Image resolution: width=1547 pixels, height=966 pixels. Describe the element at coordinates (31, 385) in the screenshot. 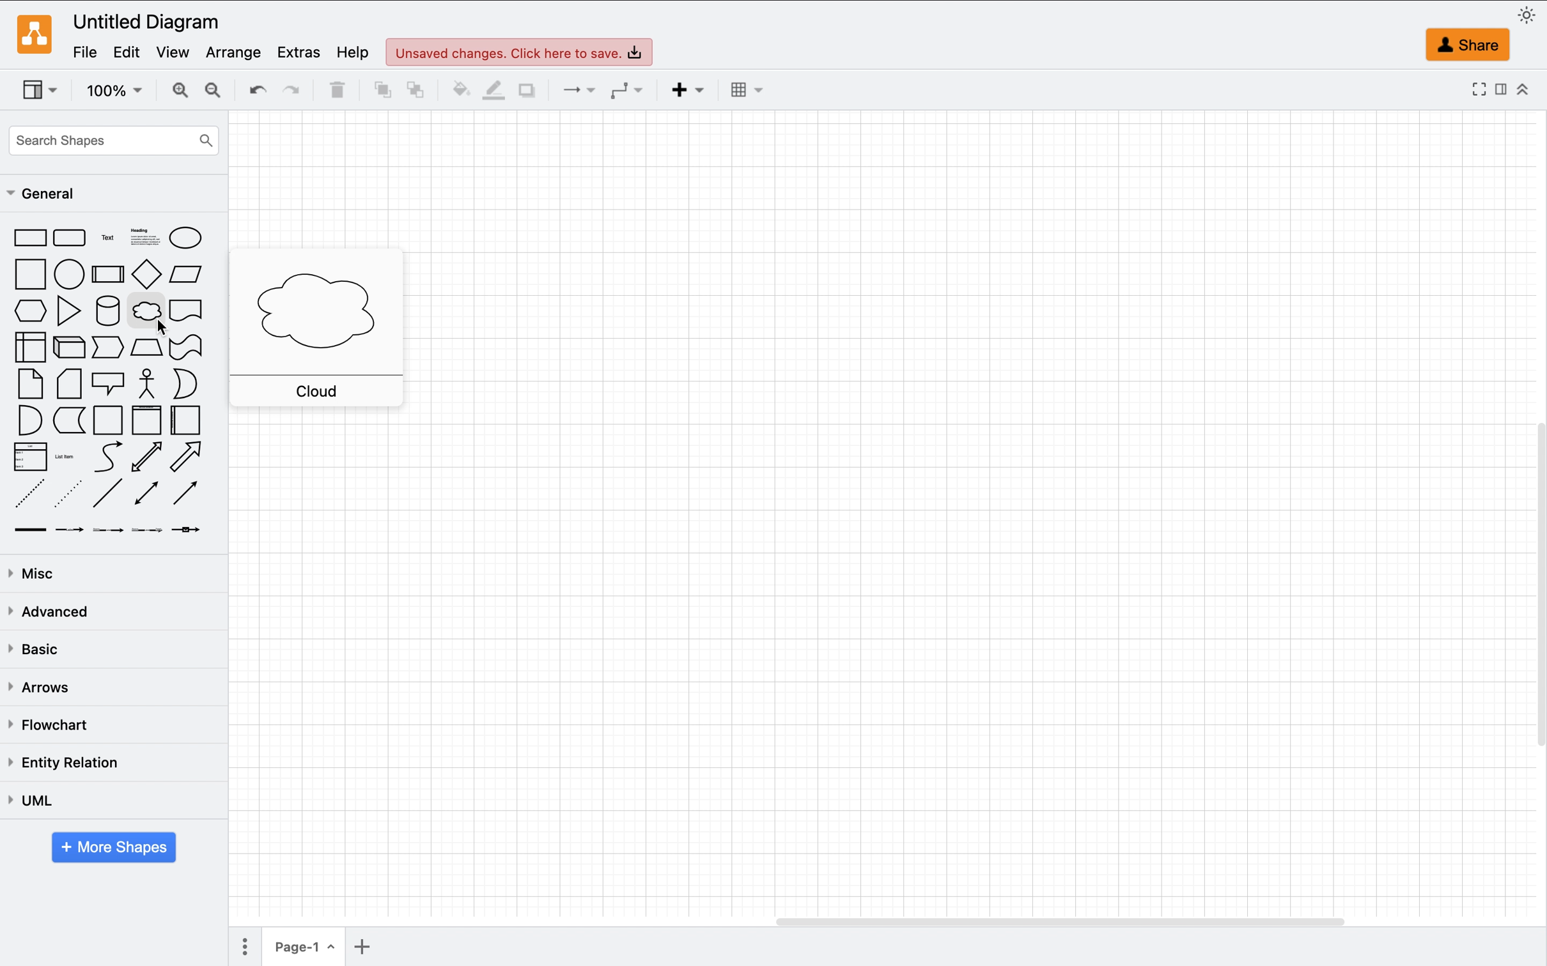

I see `note` at that location.